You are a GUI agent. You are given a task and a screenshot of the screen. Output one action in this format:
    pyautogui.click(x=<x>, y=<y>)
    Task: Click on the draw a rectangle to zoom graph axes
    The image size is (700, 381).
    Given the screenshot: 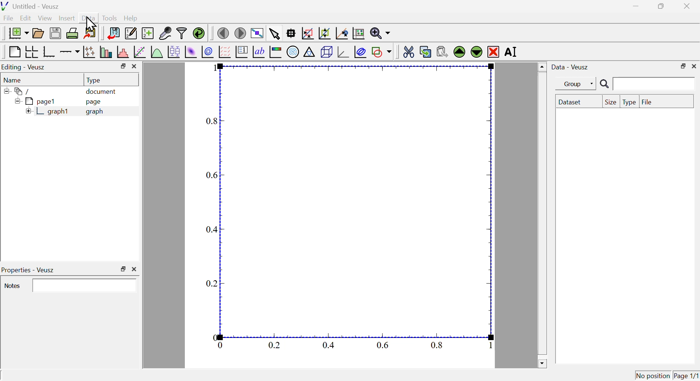 What is the action you would take?
    pyautogui.click(x=307, y=33)
    